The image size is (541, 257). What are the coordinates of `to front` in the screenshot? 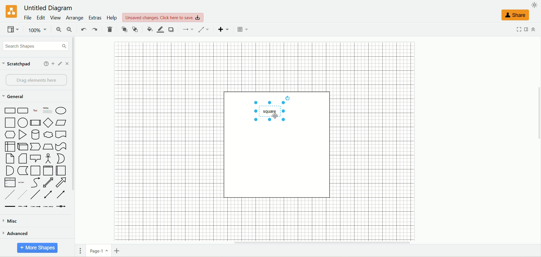 It's located at (124, 29).